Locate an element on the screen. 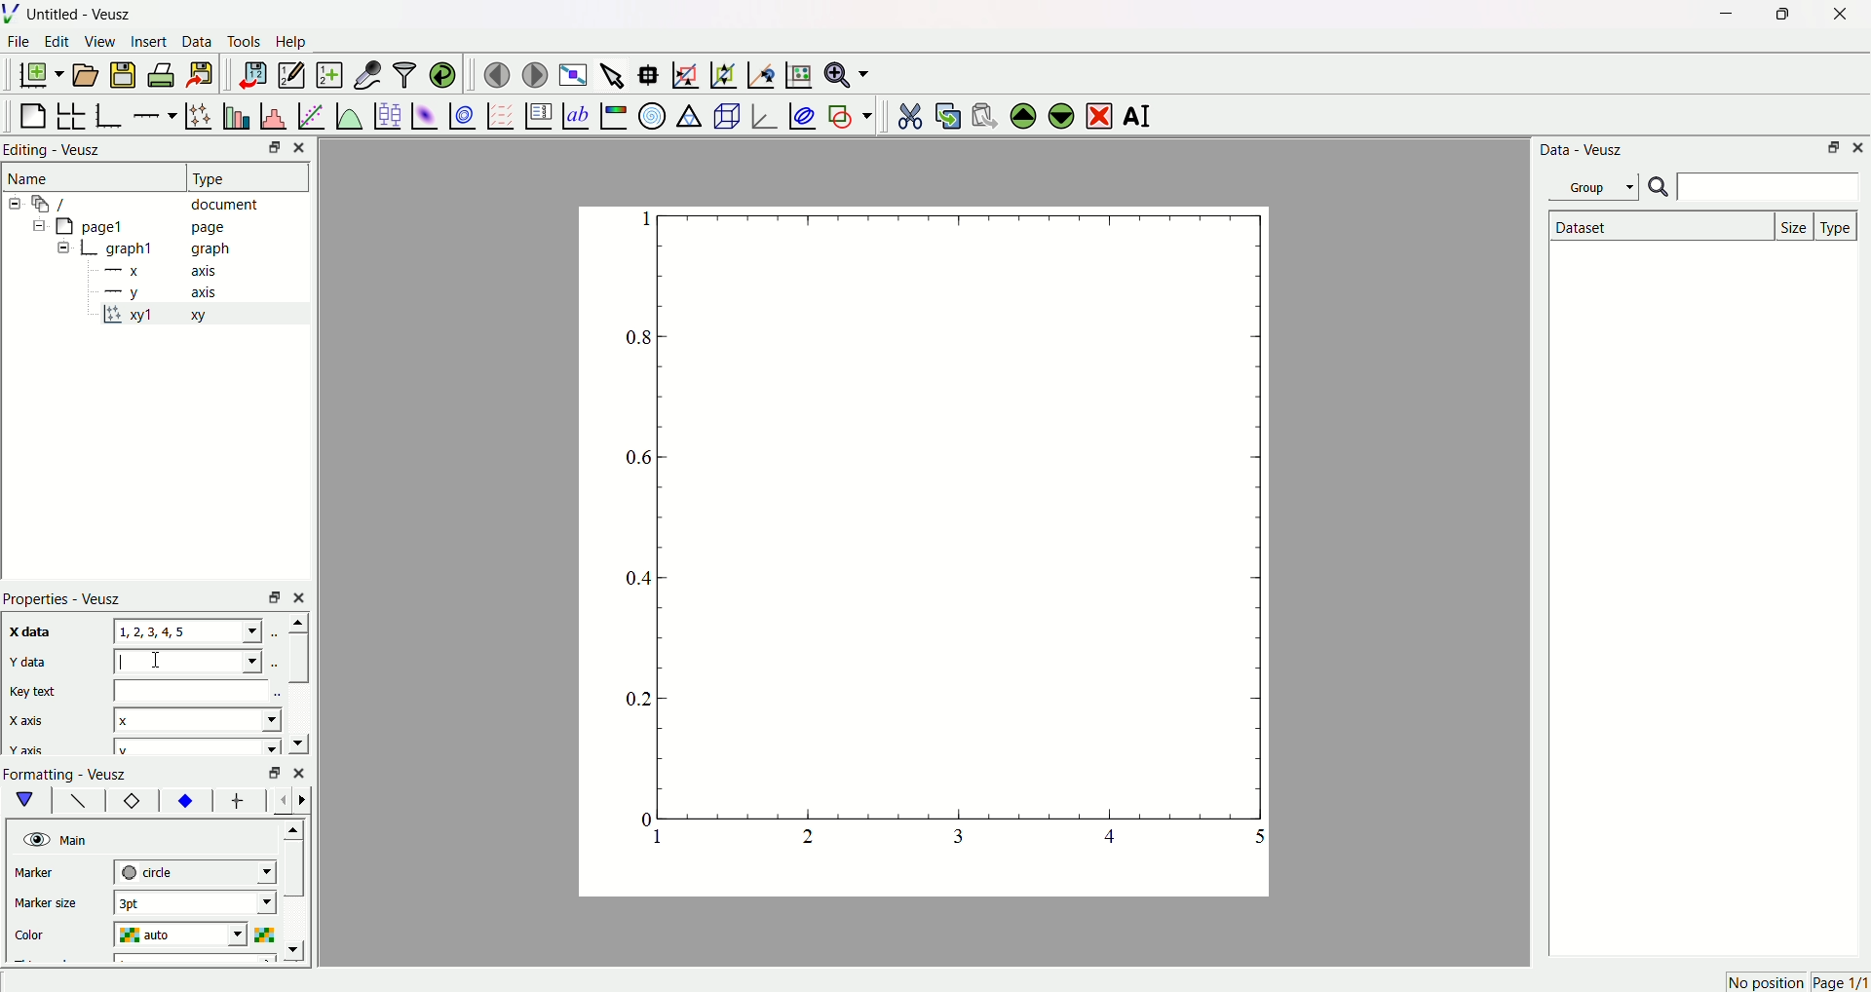 The width and height of the screenshot is (1871, 992). Editing - Veusz is located at coordinates (57, 151).